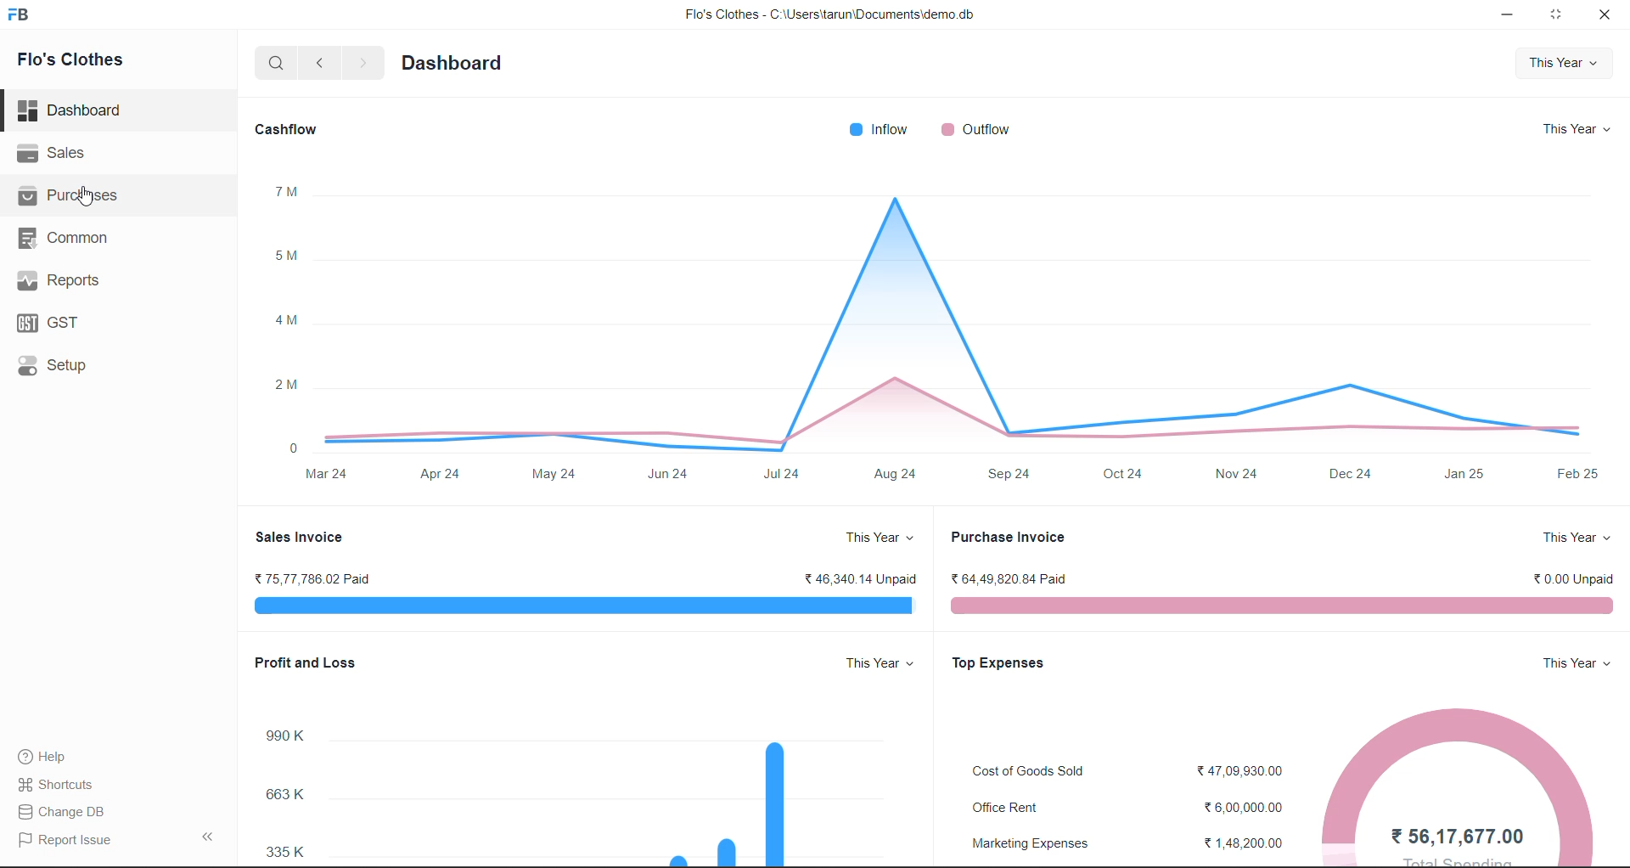 The height and width of the screenshot is (868, 1630). Describe the element at coordinates (289, 193) in the screenshot. I see `7m` at that location.